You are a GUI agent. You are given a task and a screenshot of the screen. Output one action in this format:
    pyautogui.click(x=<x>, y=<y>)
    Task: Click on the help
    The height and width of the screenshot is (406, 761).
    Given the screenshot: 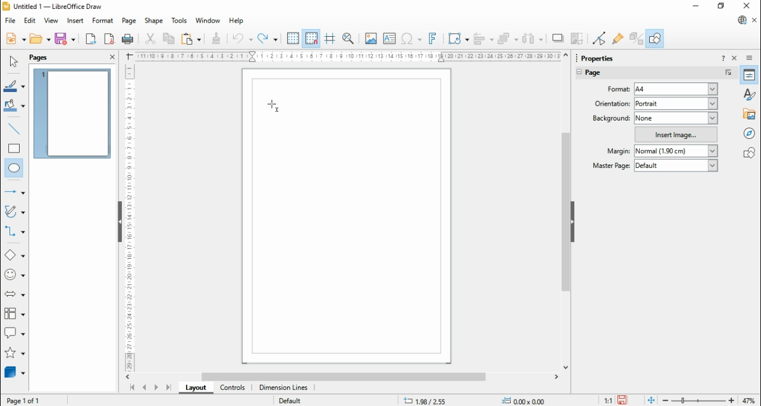 What is the action you would take?
    pyautogui.click(x=237, y=21)
    